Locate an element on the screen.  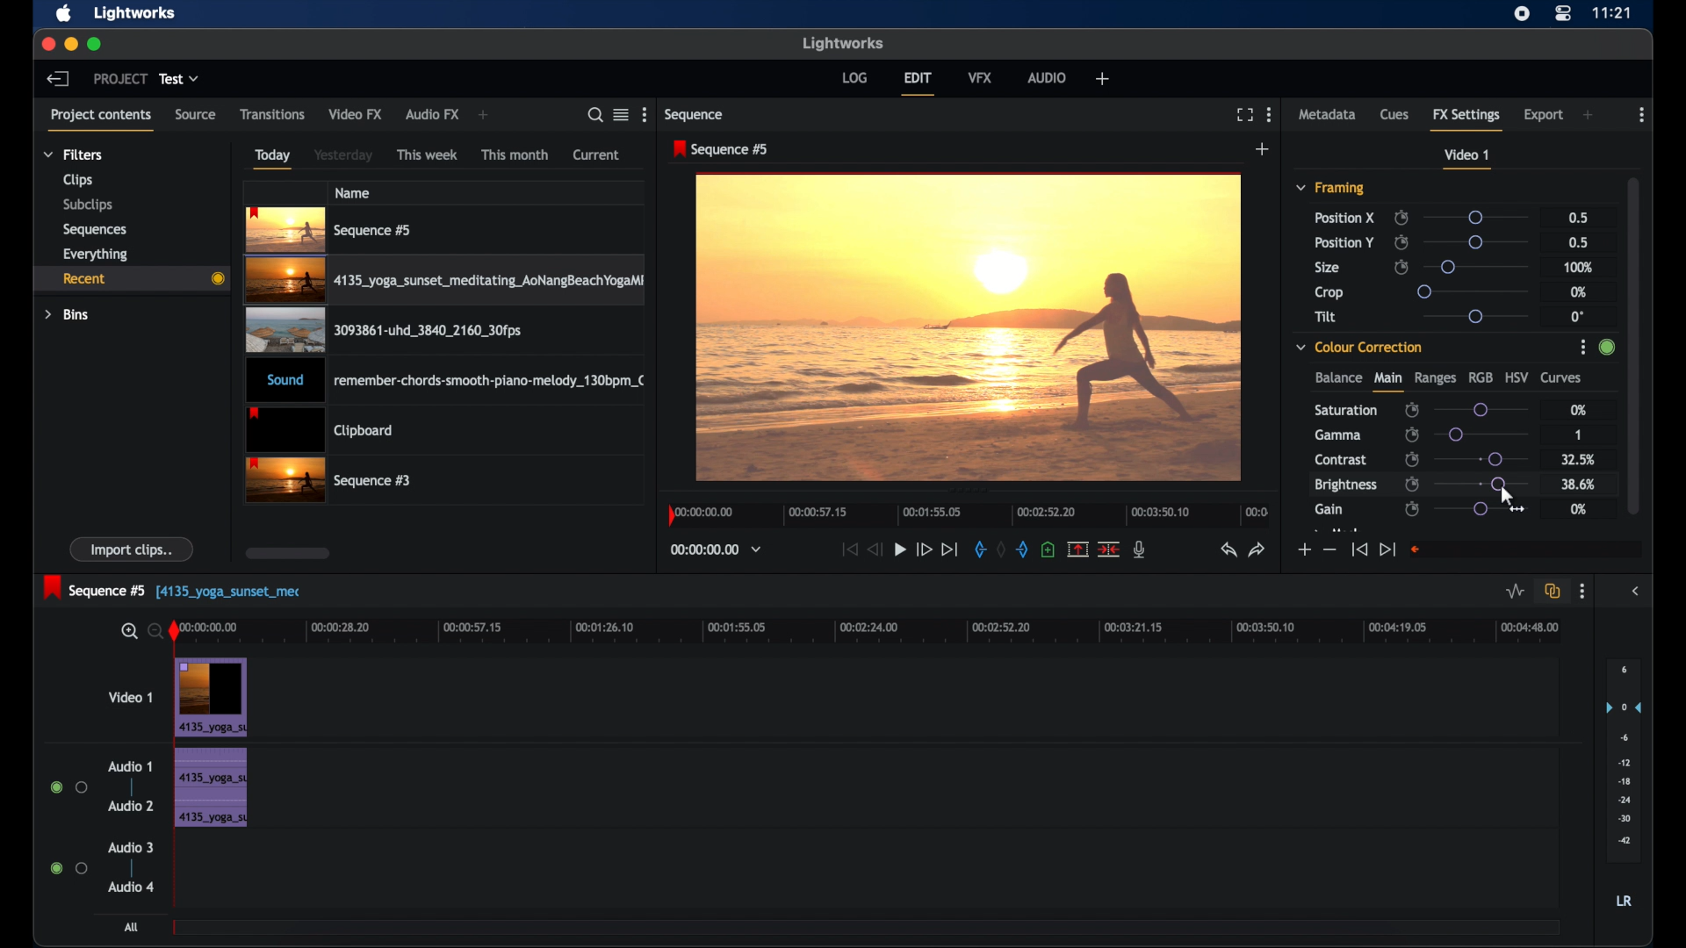
undo is located at coordinates (1227, 550).